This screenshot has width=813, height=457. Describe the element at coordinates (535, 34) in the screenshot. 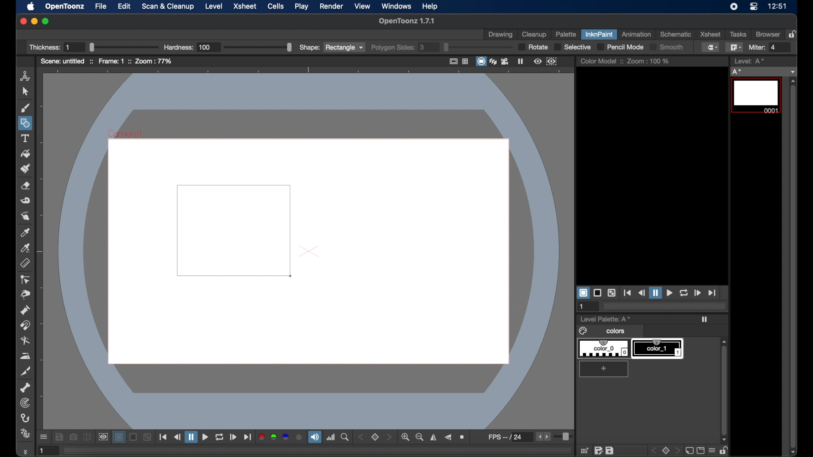

I see `cleanup` at that location.